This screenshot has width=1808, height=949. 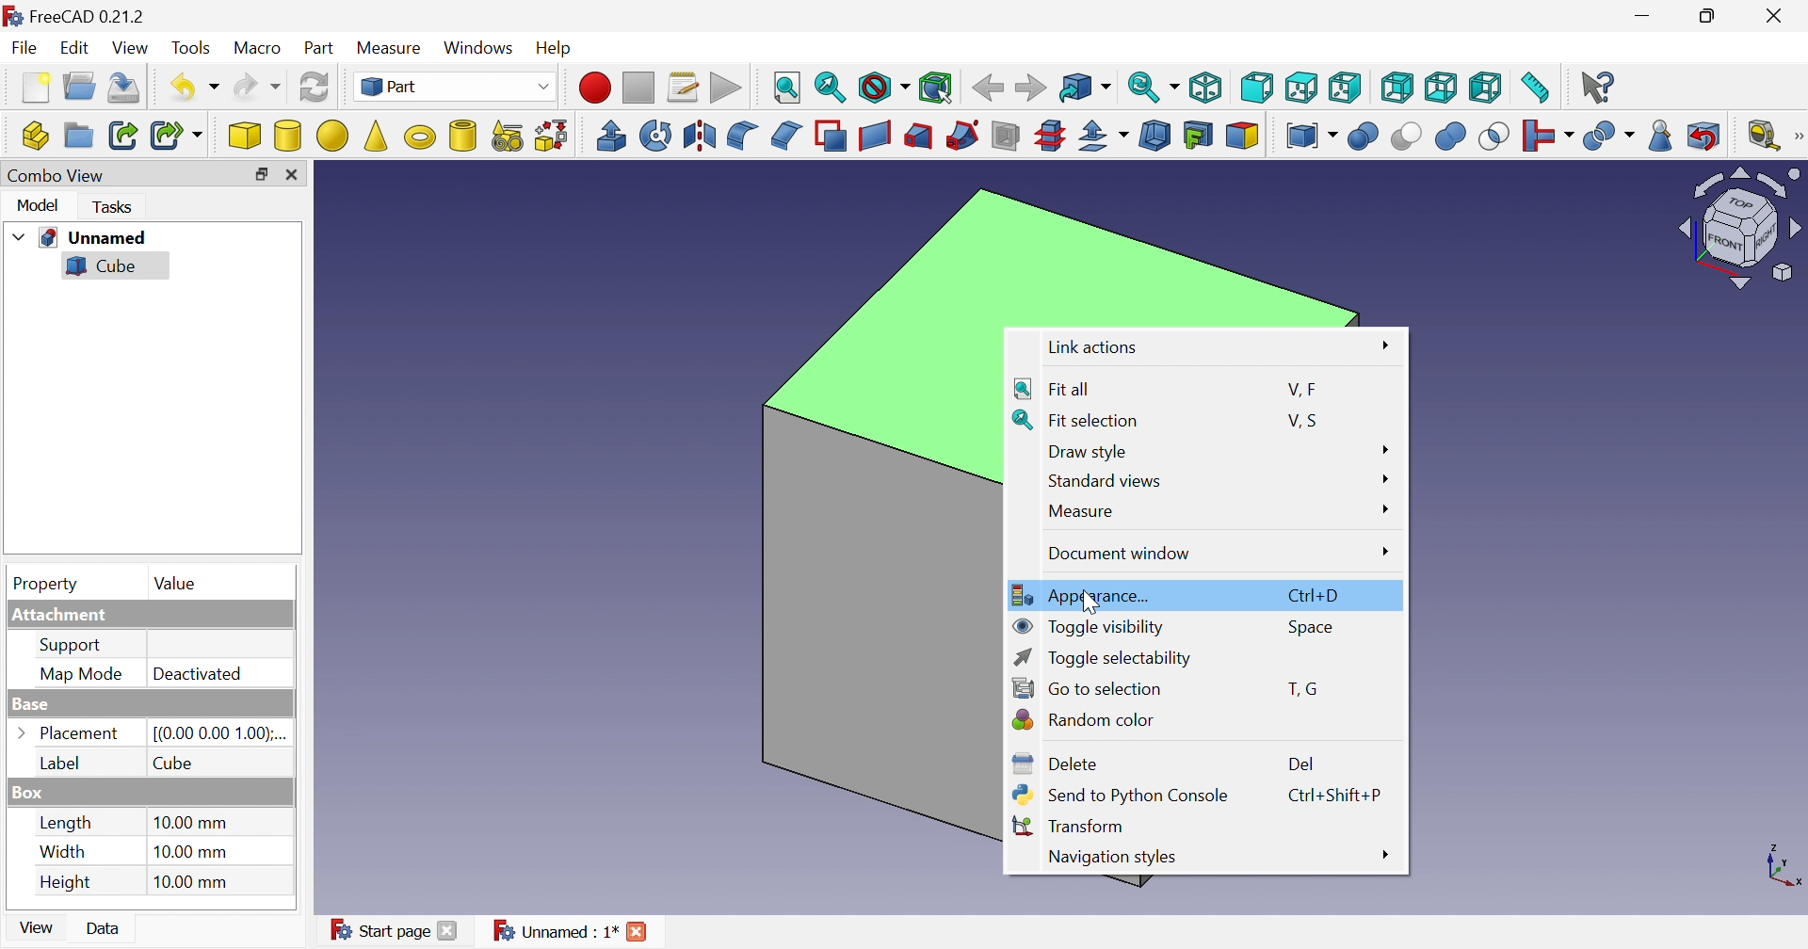 What do you see at coordinates (74, 45) in the screenshot?
I see `Edit` at bounding box center [74, 45].